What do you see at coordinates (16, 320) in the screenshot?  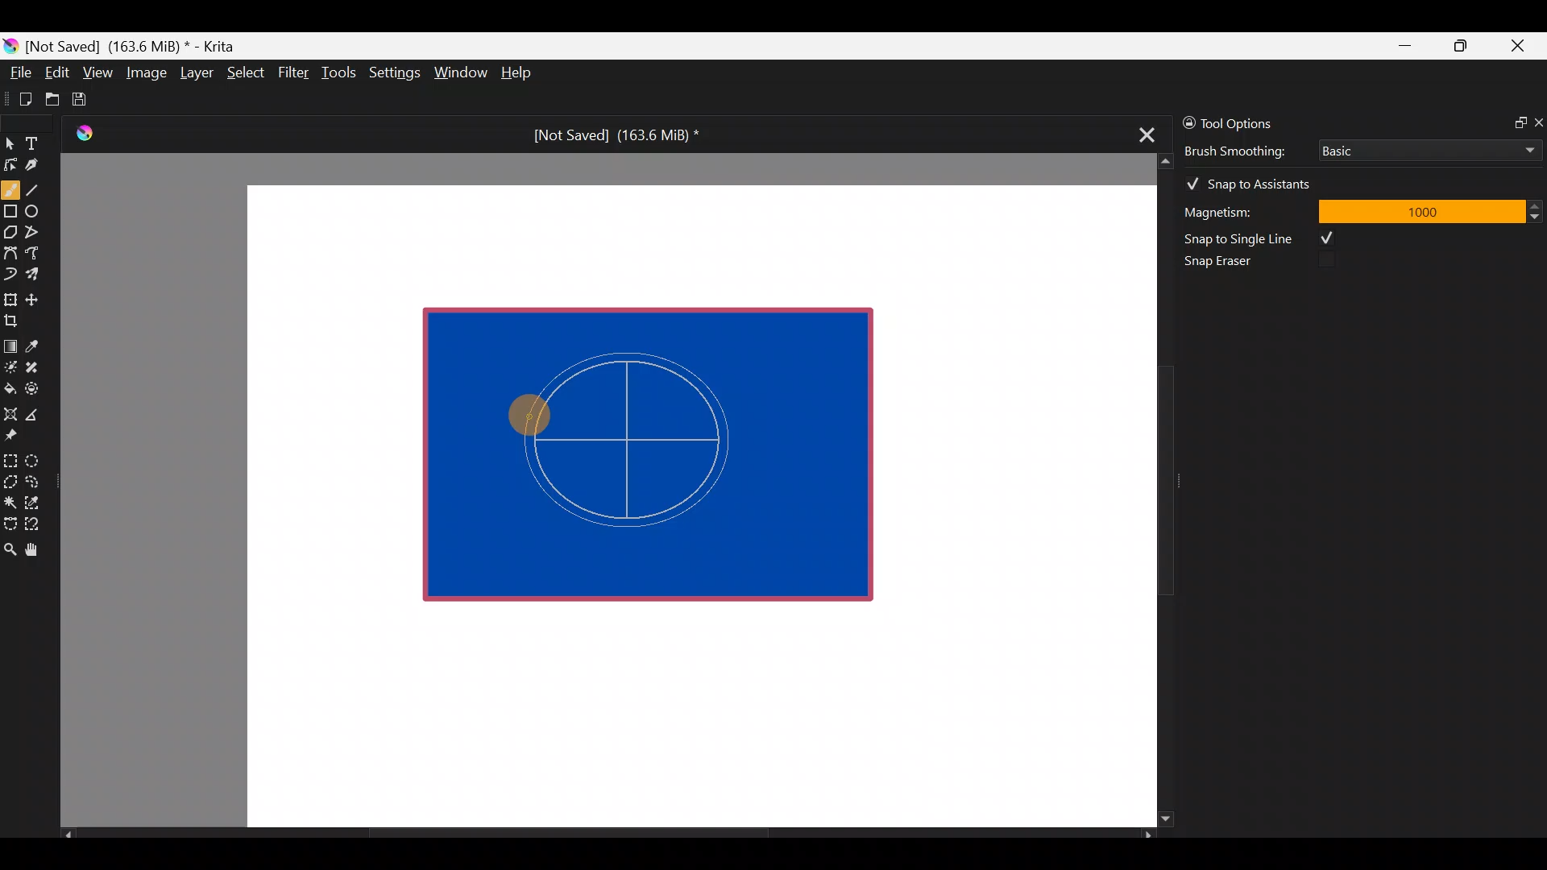 I see `Crop the image to an area` at bounding box center [16, 320].